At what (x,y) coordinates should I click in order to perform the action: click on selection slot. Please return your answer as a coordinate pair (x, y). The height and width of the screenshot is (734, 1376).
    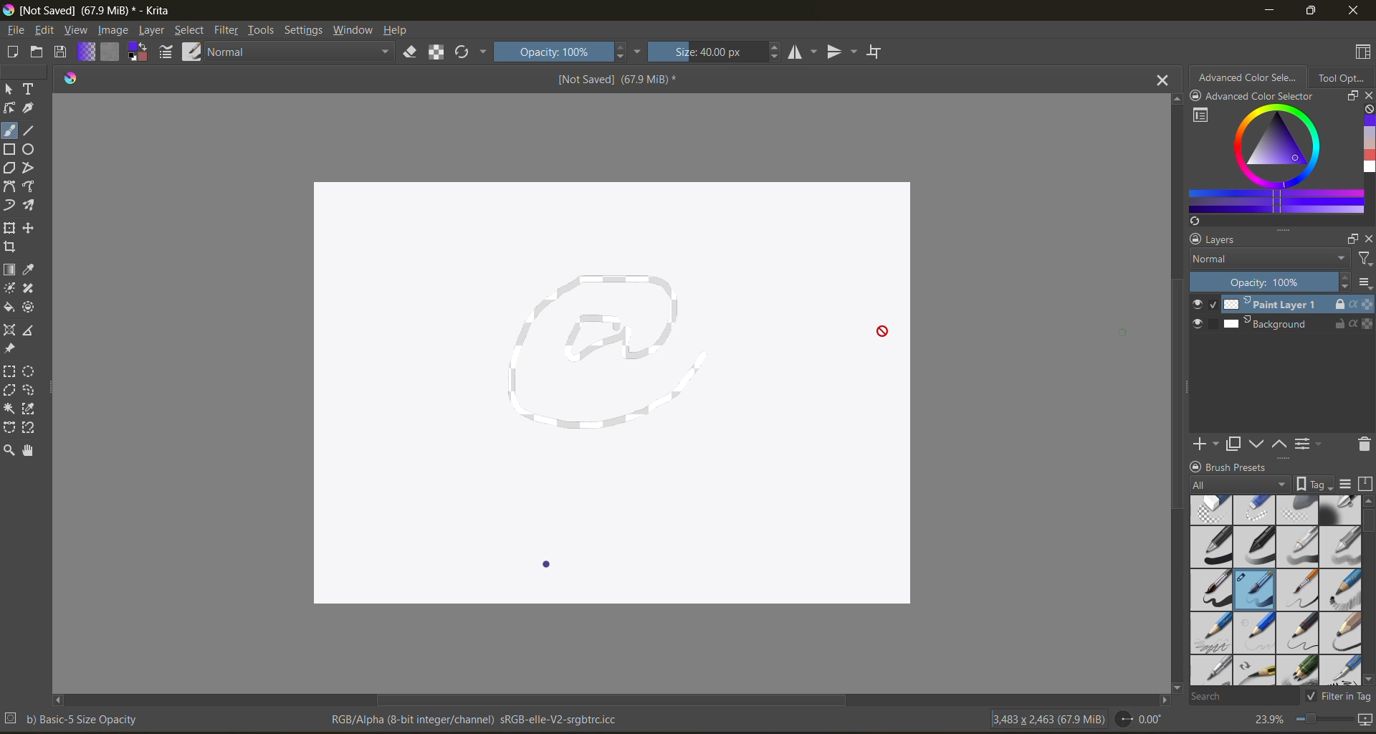
    Looking at the image, I should click on (1213, 323).